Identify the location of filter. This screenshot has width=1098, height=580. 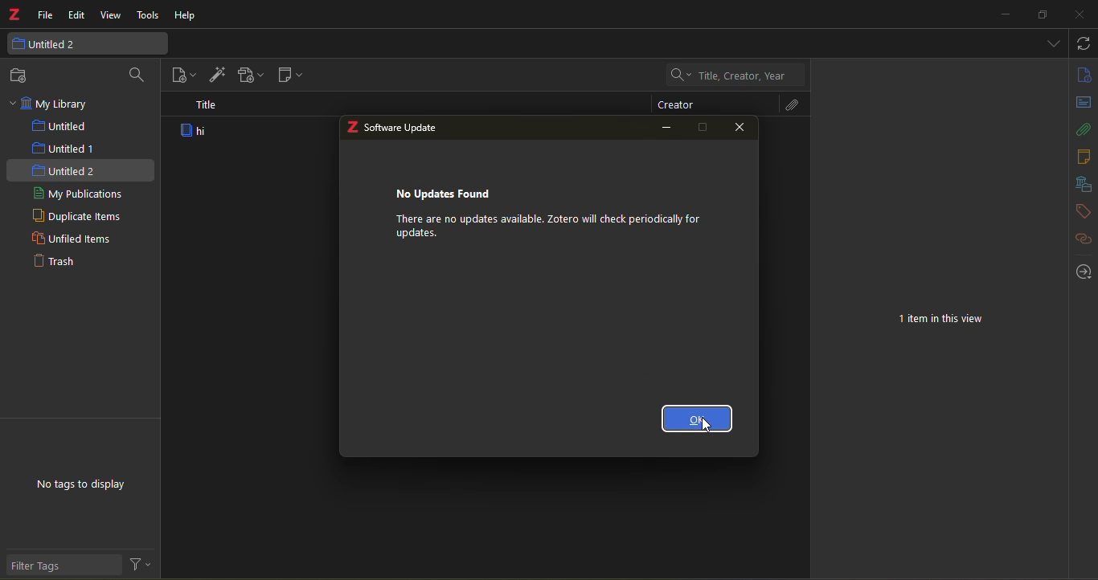
(140, 564).